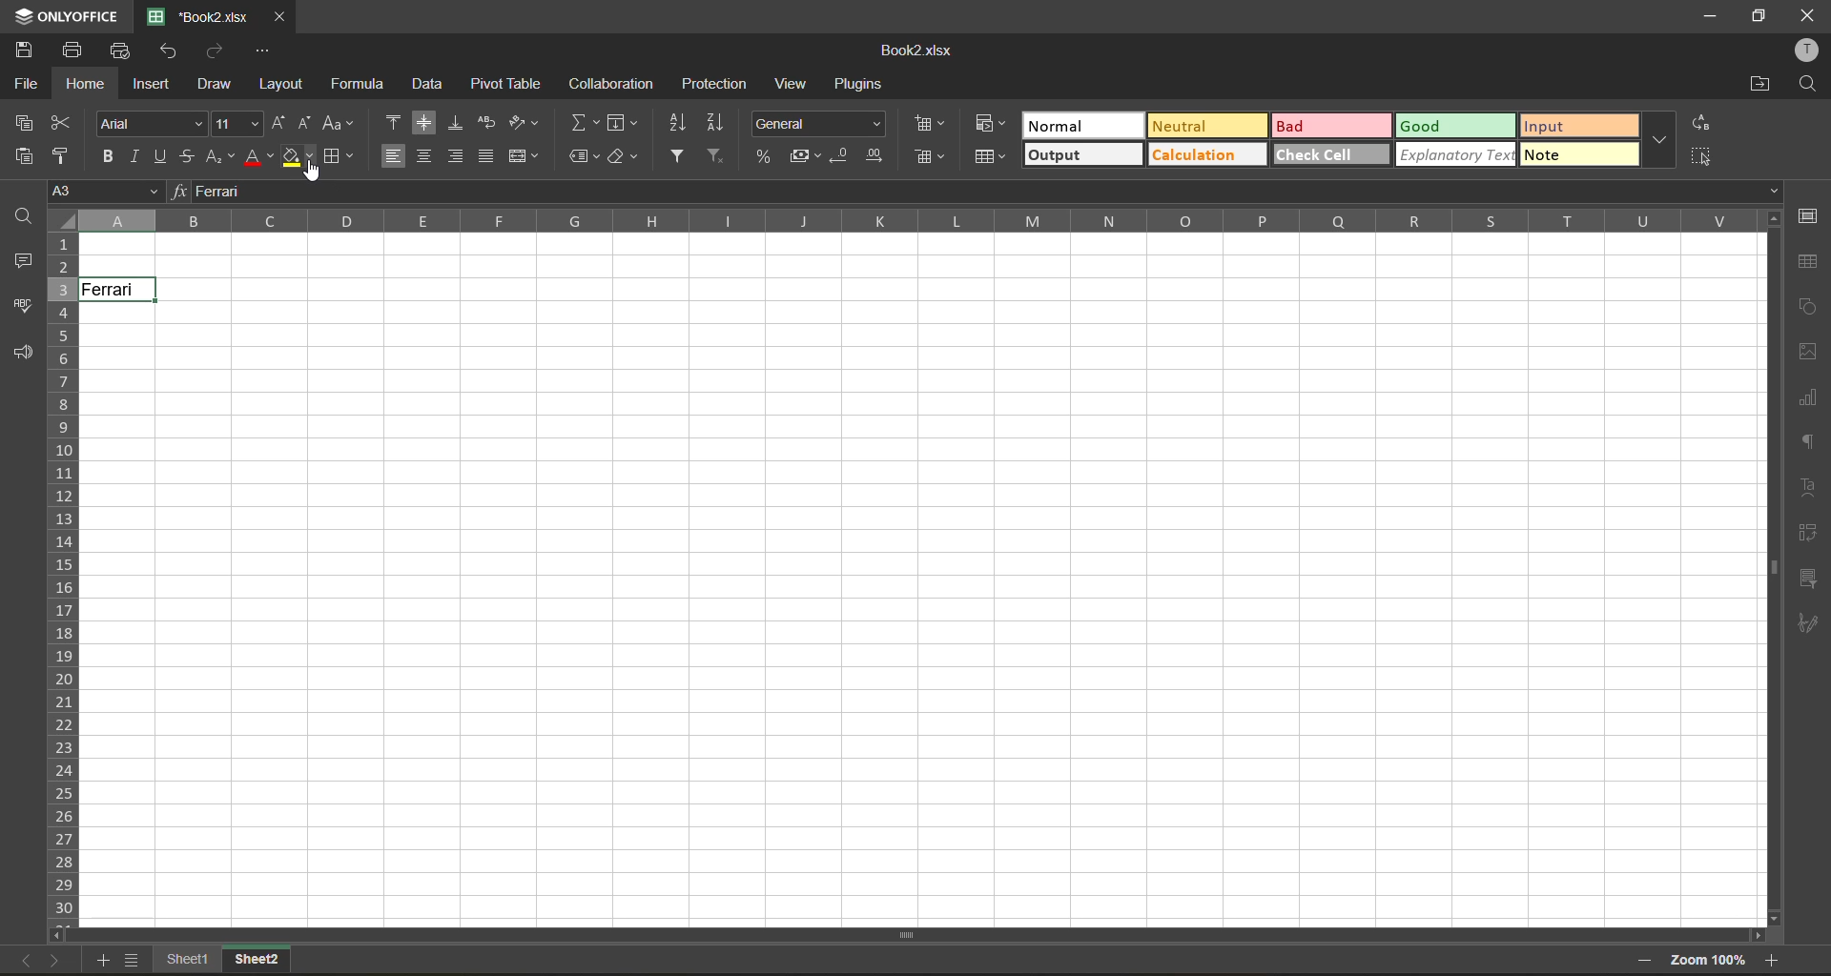 This screenshot has height=976, width=1831. I want to click on summation, so click(585, 125).